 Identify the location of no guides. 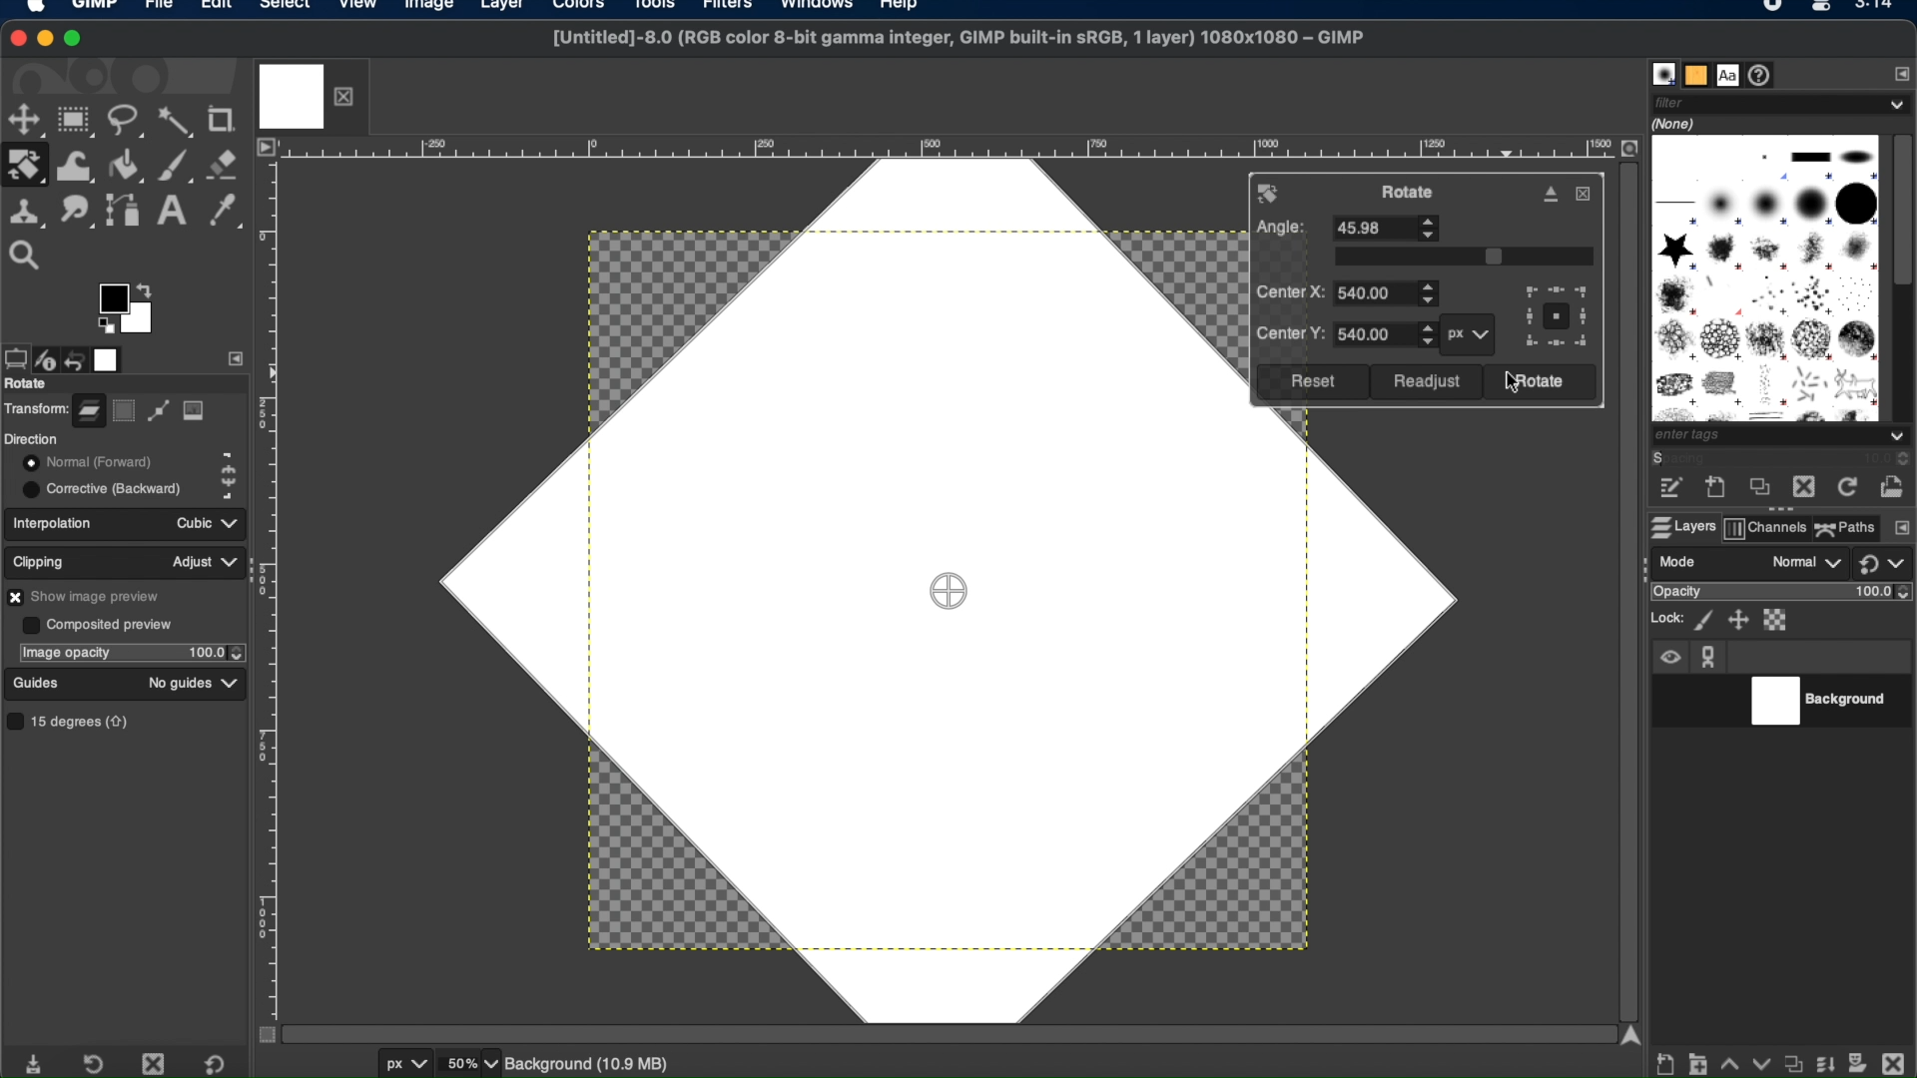
(179, 684).